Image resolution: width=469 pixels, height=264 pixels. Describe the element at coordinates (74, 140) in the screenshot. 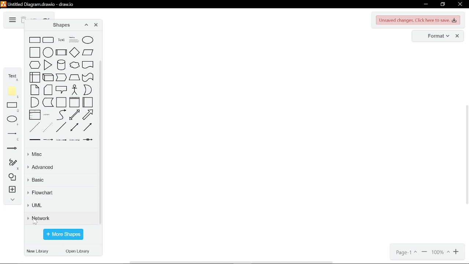

I see `connector with 3 labels` at that location.